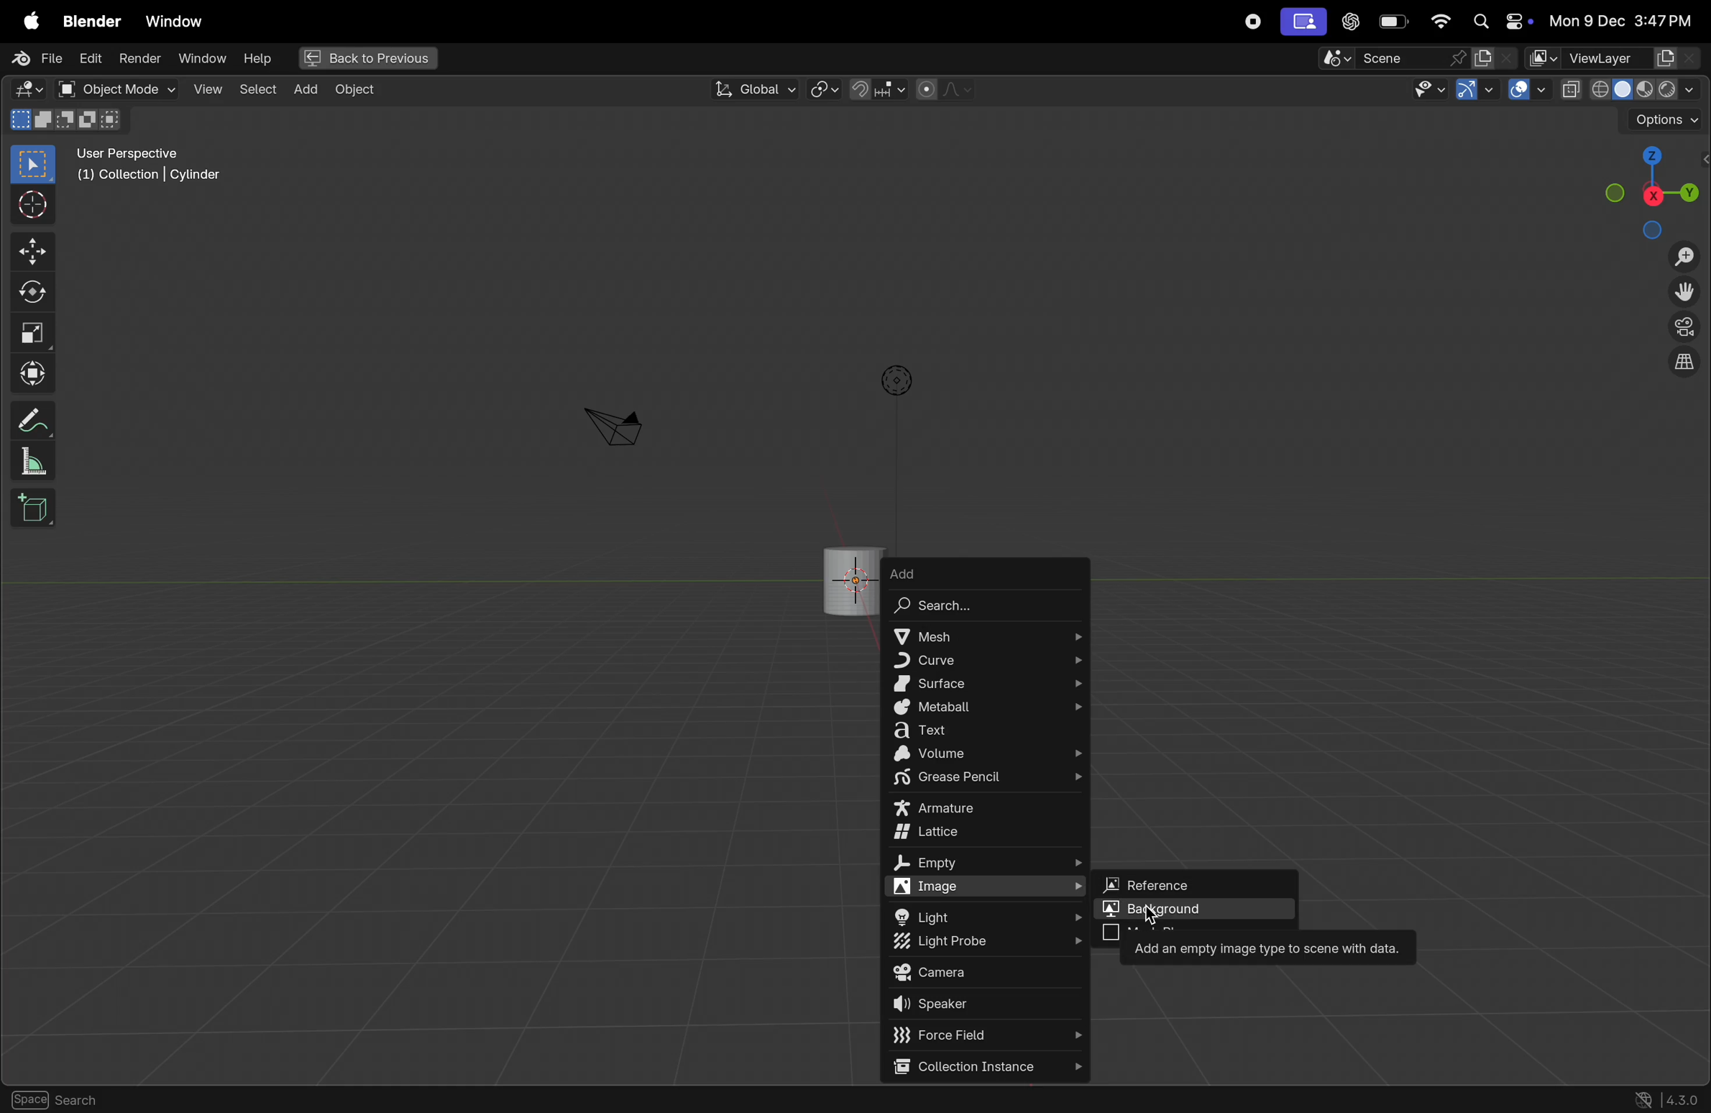 The height and width of the screenshot is (1113, 1711). Describe the element at coordinates (985, 973) in the screenshot. I see `camera` at that location.